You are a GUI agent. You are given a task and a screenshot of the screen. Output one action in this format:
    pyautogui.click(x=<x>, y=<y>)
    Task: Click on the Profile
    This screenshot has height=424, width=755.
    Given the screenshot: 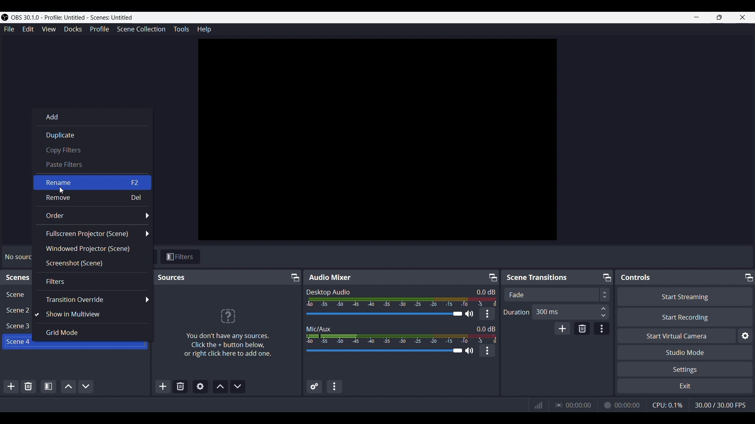 What is the action you would take?
    pyautogui.click(x=100, y=29)
    